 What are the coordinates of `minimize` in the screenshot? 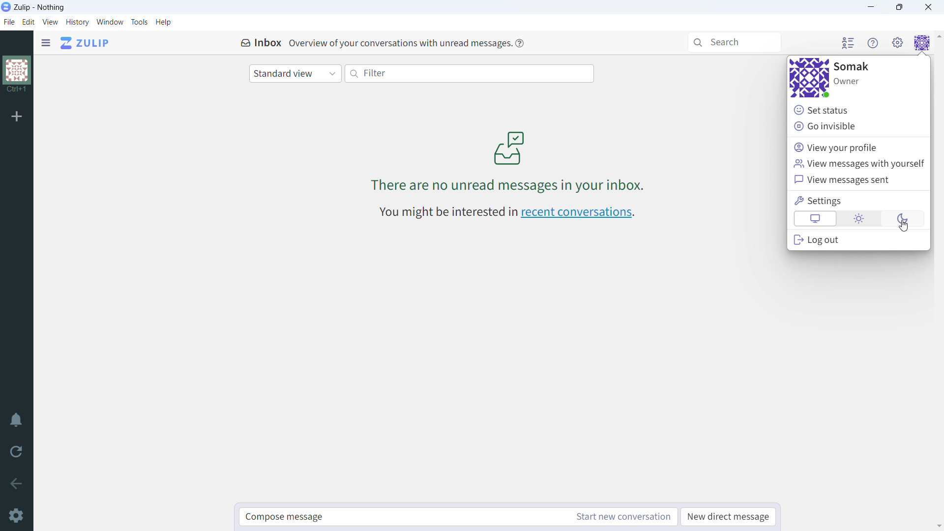 It's located at (870, 7).